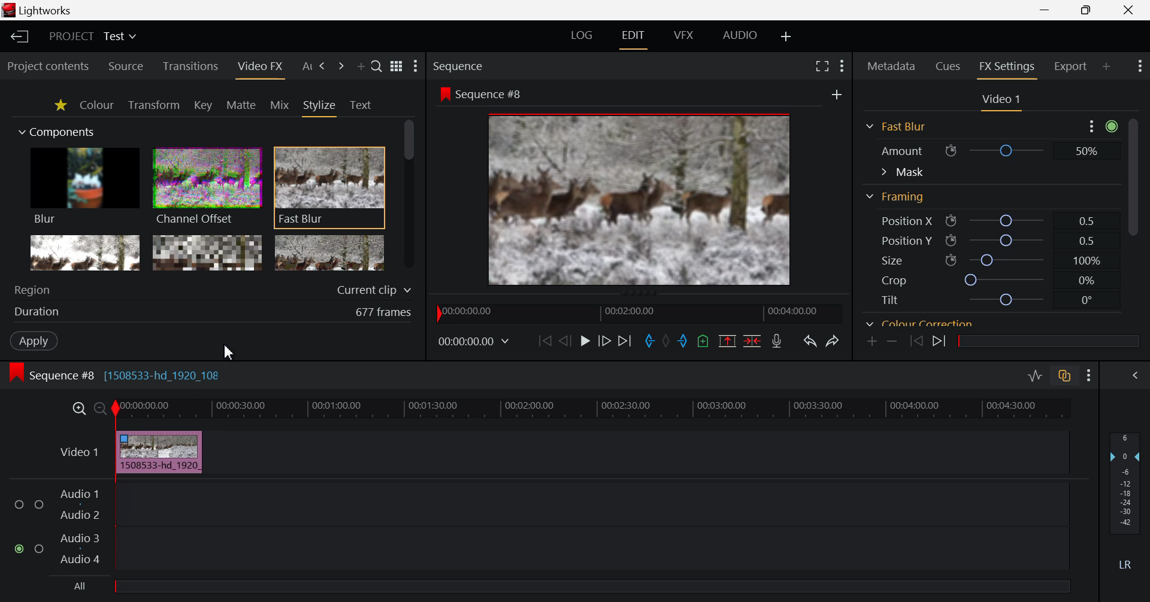 The height and width of the screenshot is (602, 1150). What do you see at coordinates (69, 451) in the screenshot?
I see `Video Layer ` at bounding box center [69, 451].